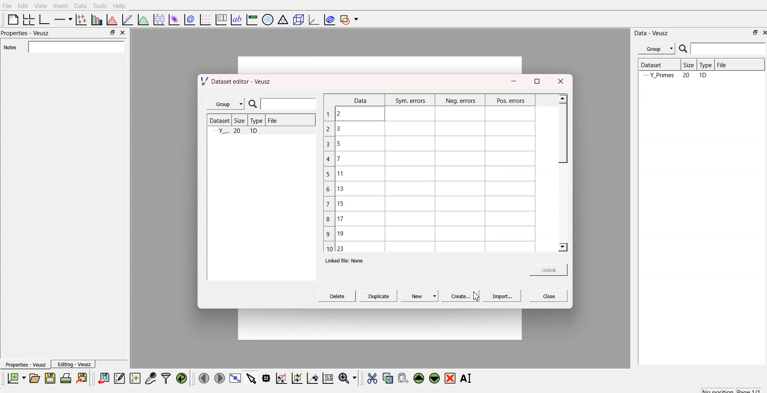 The width and height of the screenshot is (767, 393). What do you see at coordinates (546, 296) in the screenshot?
I see `close` at bounding box center [546, 296].